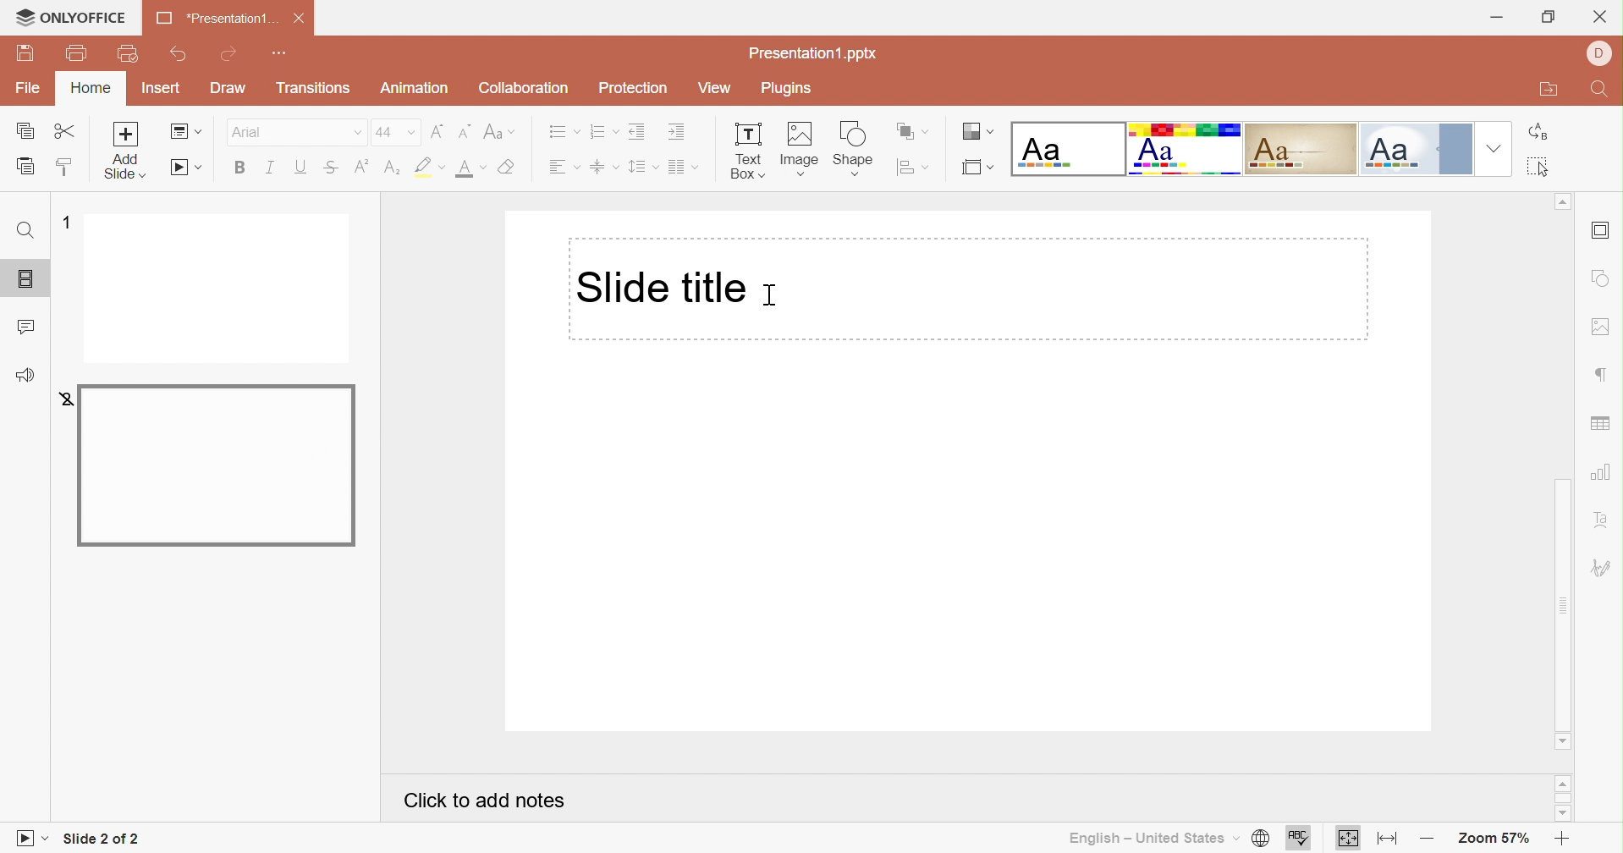  I want to click on Paste, so click(28, 167).